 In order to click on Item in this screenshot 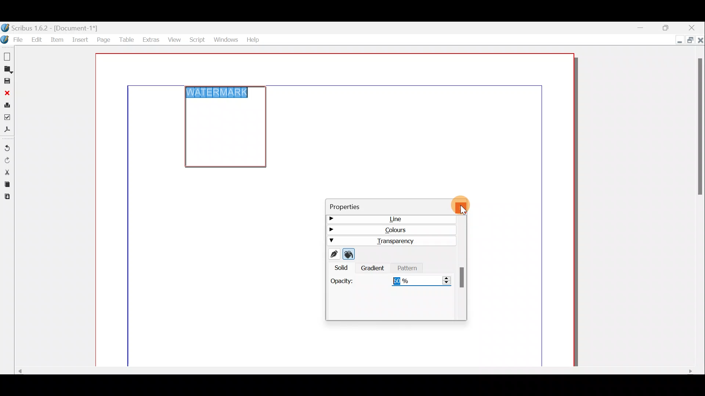, I will do `click(59, 39)`.